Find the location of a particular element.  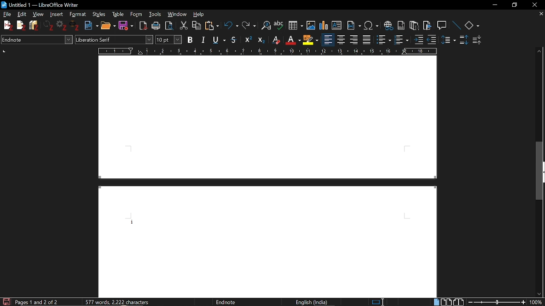

Format is located at coordinates (77, 14).